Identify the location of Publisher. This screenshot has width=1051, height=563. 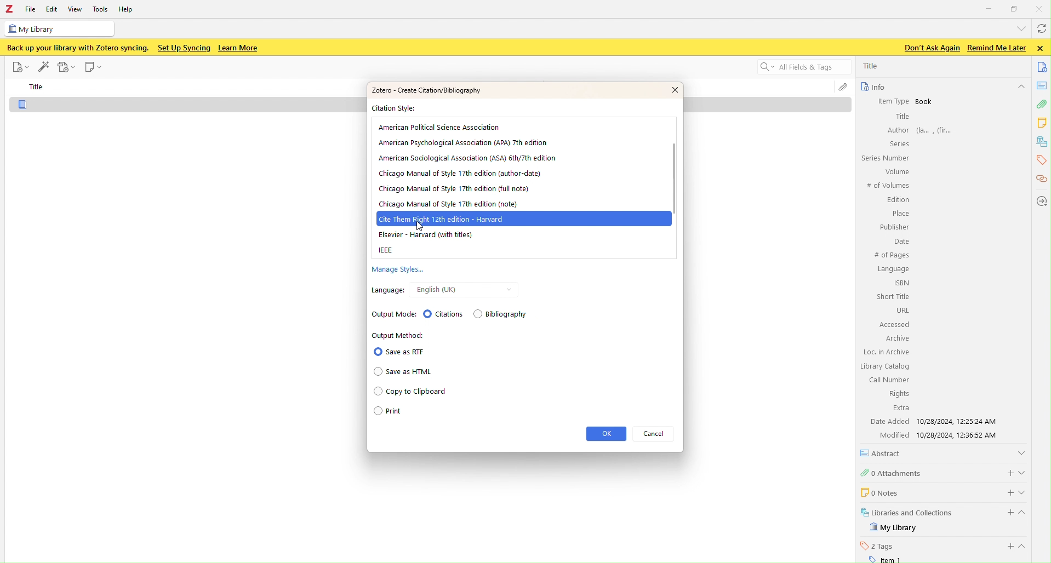
(893, 227).